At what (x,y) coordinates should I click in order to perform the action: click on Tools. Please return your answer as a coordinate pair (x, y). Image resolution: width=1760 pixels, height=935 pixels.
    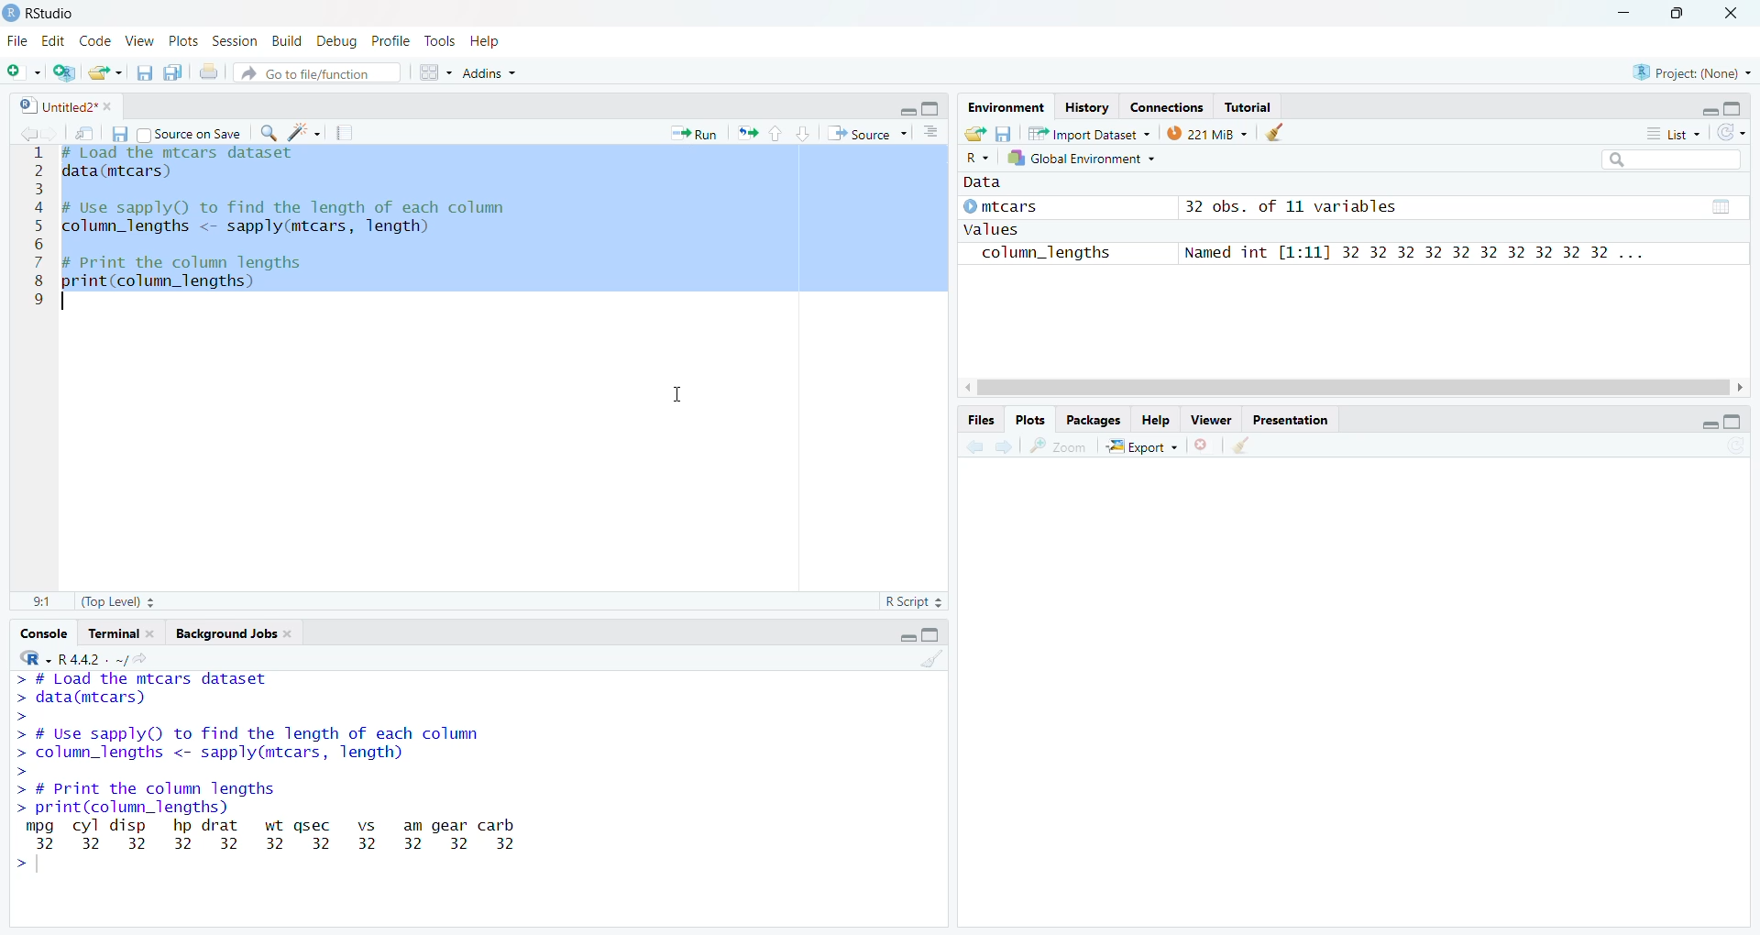
    Looking at the image, I should click on (443, 41).